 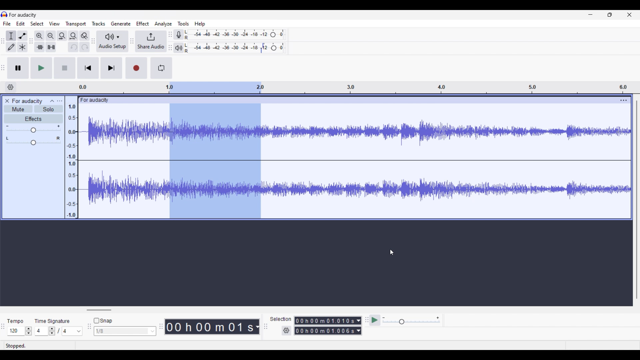 What do you see at coordinates (235, 35) in the screenshot?
I see `Recording level` at bounding box center [235, 35].